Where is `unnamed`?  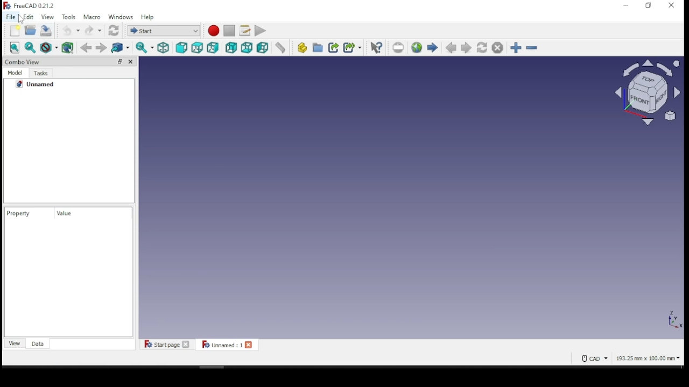 unnamed is located at coordinates (43, 85).